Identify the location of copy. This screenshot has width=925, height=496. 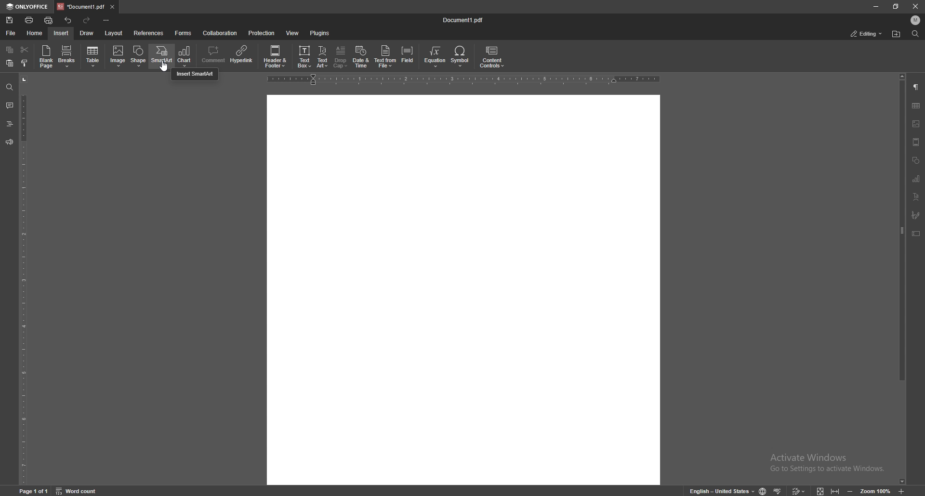
(10, 50).